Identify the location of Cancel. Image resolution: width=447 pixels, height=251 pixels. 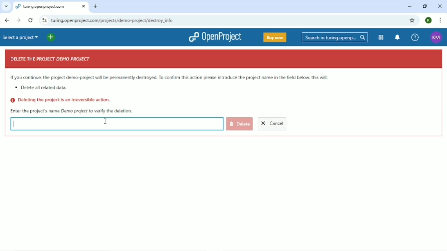
(273, 124).